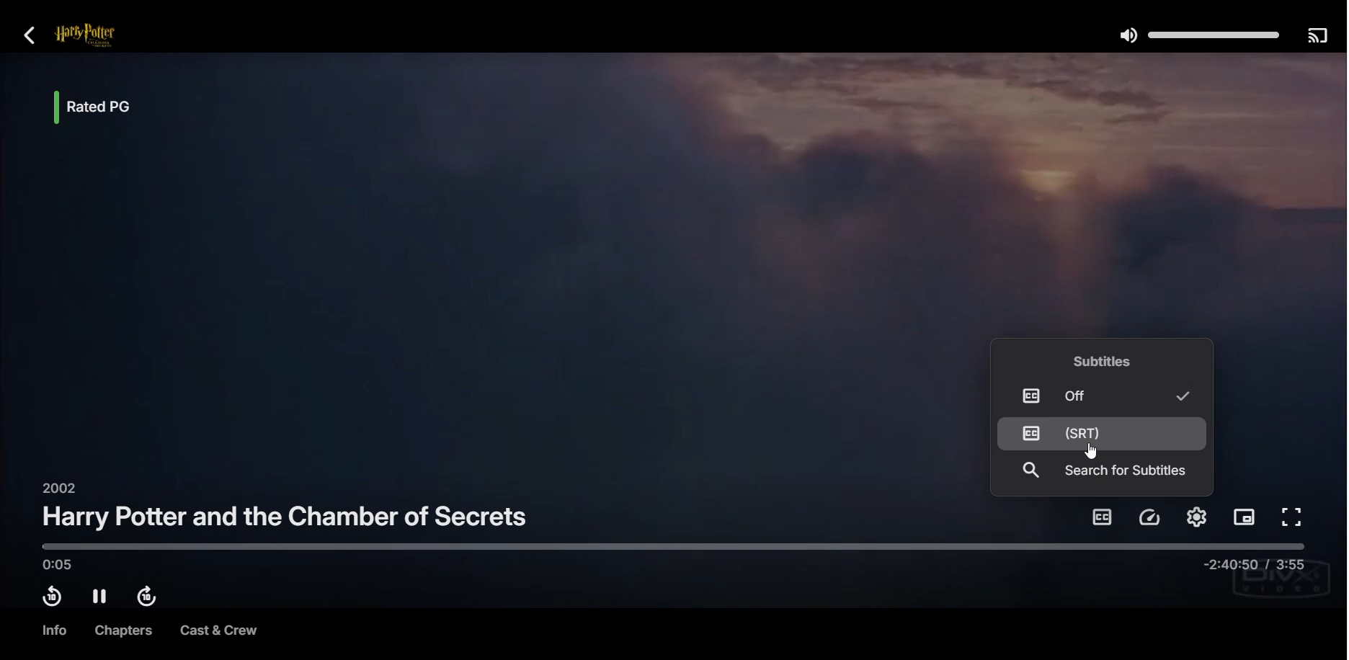 This screenshot has width=1349, height=660. What do you see at coordinates (1091, 452) in the screenshot?
I see `cursor` at bounding box center [1091, 452].